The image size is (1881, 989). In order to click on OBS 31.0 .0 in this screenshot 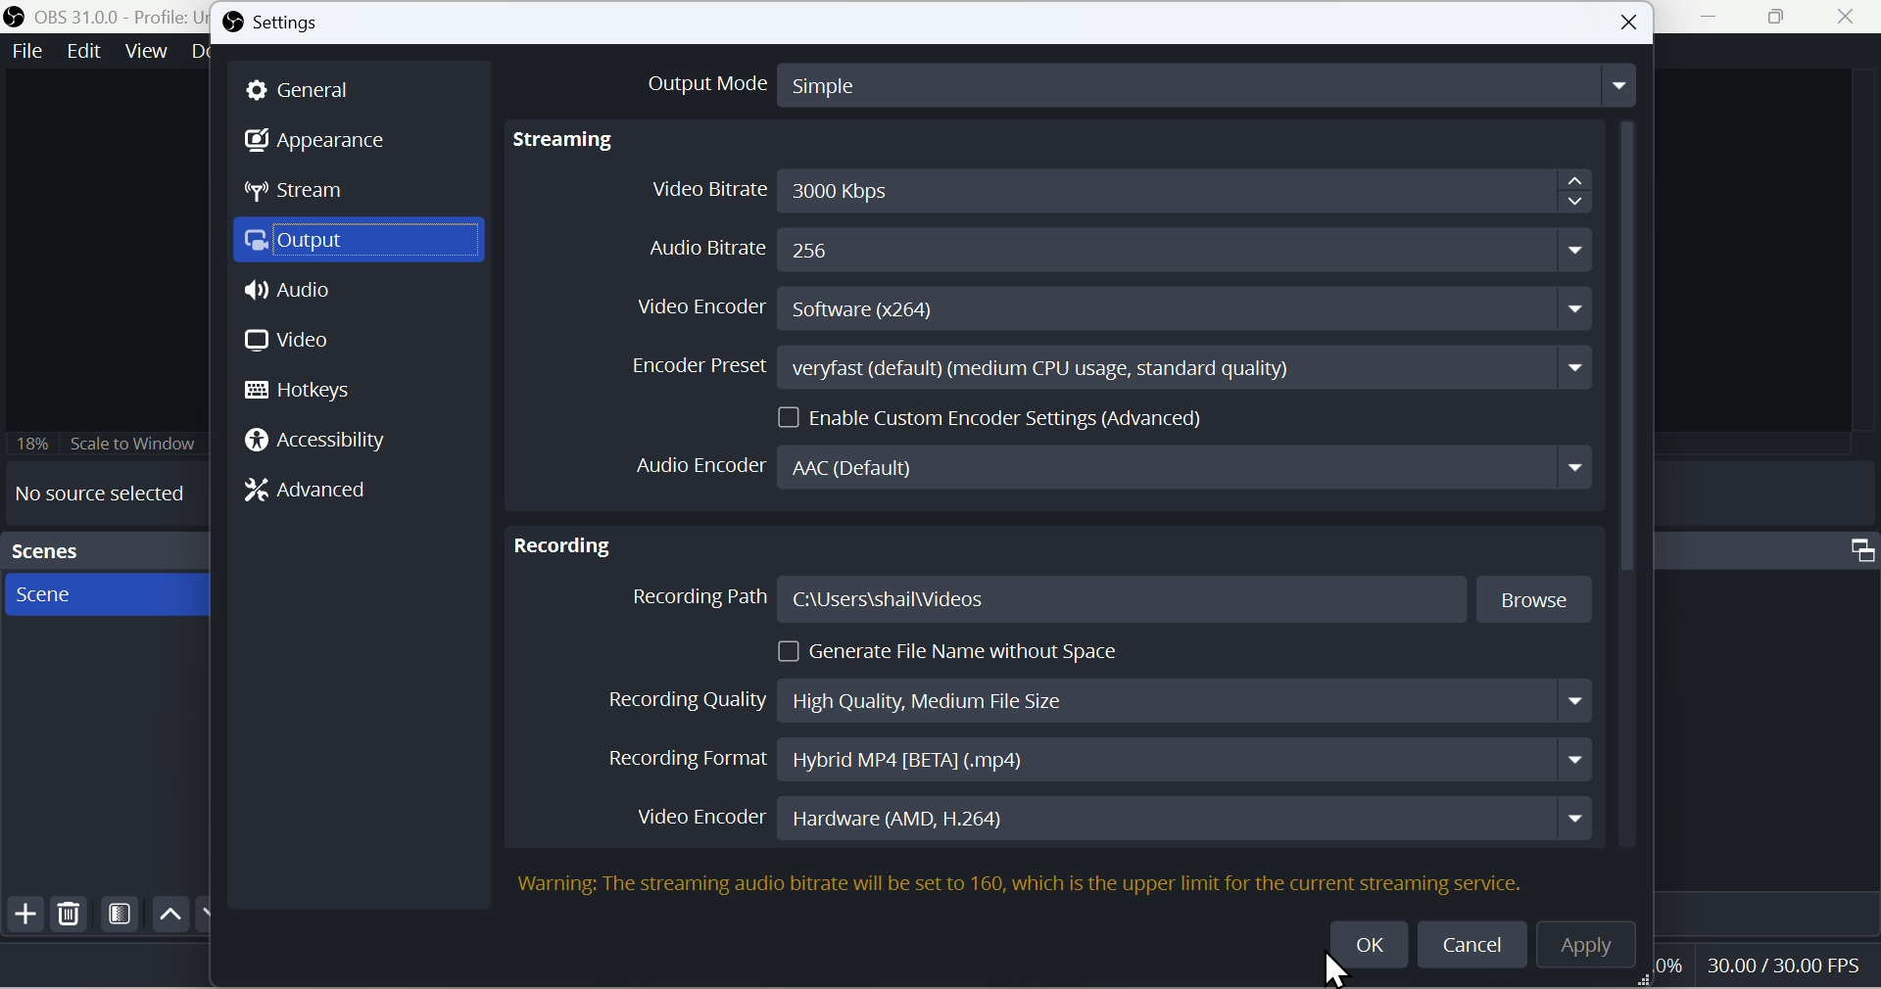, I will do `click(102, 16)`.